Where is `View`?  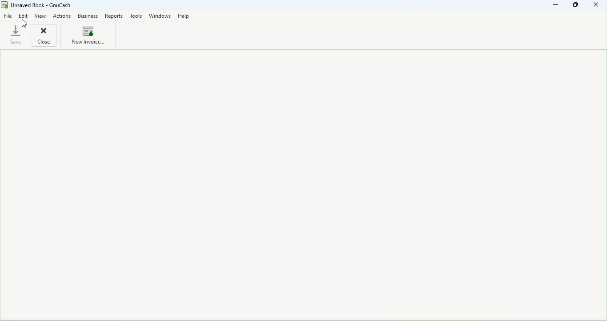 View is located at coordinates (40, 16).